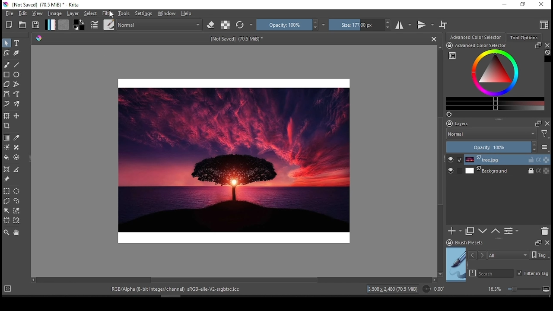  Describe the element at coordinates (92, 14) in the screenshot. I see `select` at that location.